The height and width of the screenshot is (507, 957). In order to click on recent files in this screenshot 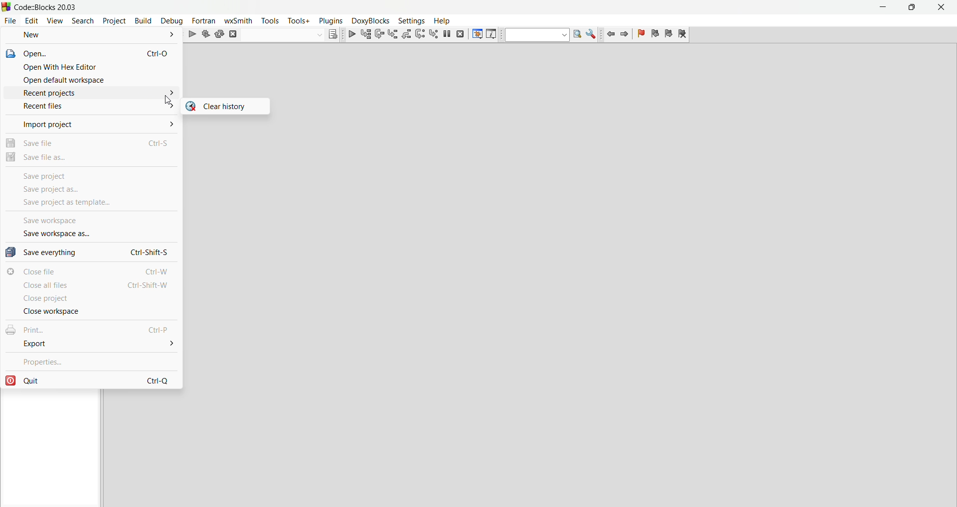, I will do `click(92, 107)`.